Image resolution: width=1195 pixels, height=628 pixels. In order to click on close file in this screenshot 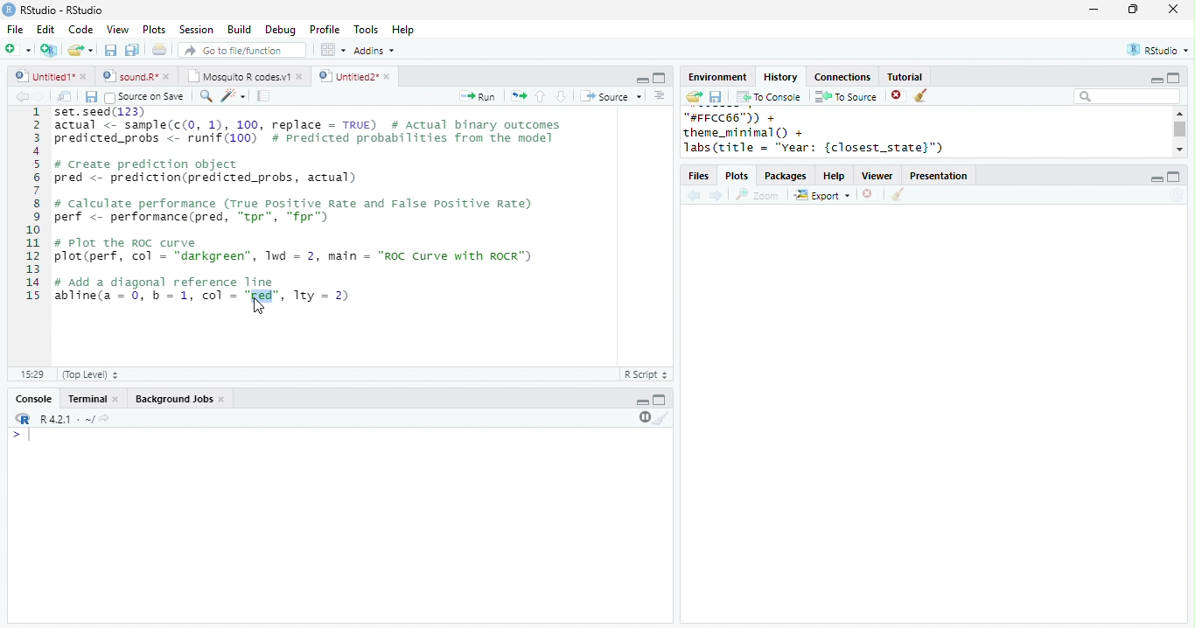, I will do `click(898, 96)`.